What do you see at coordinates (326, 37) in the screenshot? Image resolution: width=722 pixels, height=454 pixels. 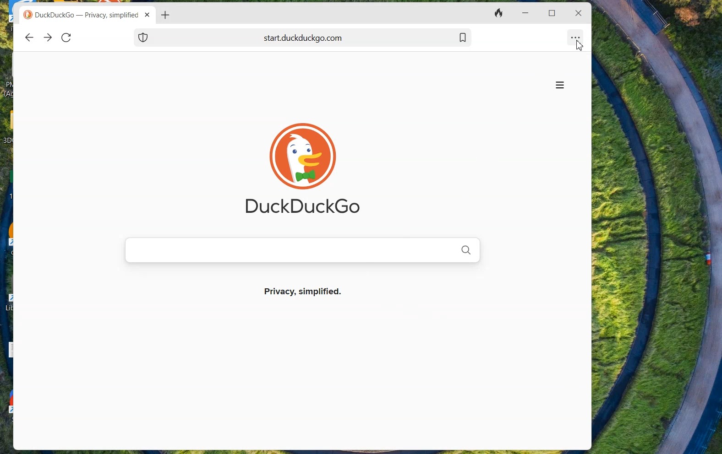 I see `start. duckduckgo.com` at bounding box center [326, 37].